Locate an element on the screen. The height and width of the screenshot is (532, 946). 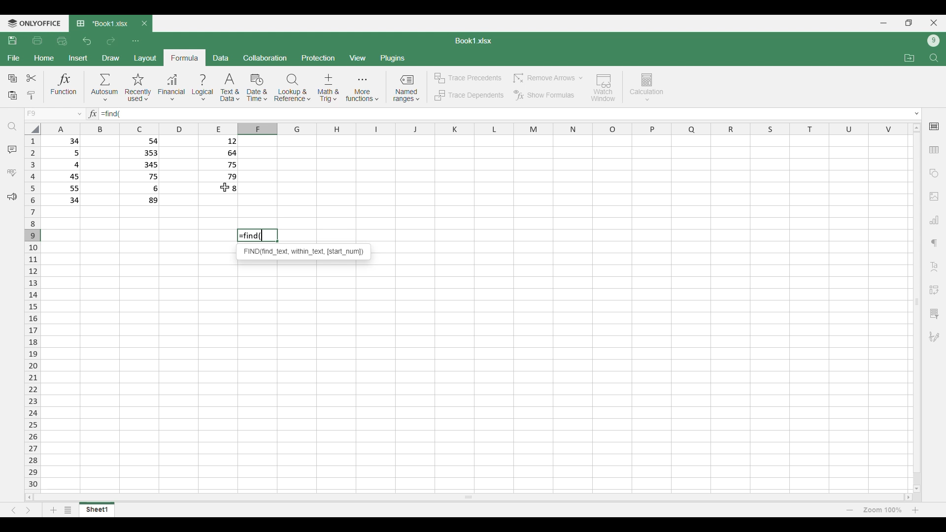
Vertical slide bar is located at coordinates (917, 308).